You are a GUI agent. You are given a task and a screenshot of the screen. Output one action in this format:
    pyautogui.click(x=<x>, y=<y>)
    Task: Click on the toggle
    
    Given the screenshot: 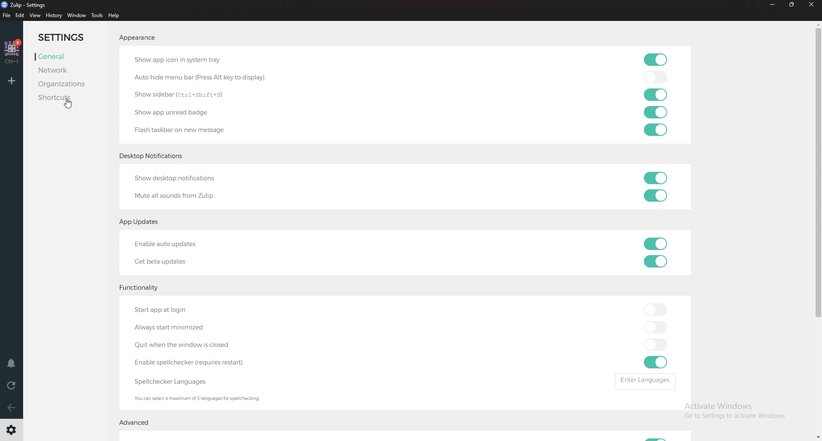 What is the action you would take?
    pyautogui.click(x=656, y=77)
    